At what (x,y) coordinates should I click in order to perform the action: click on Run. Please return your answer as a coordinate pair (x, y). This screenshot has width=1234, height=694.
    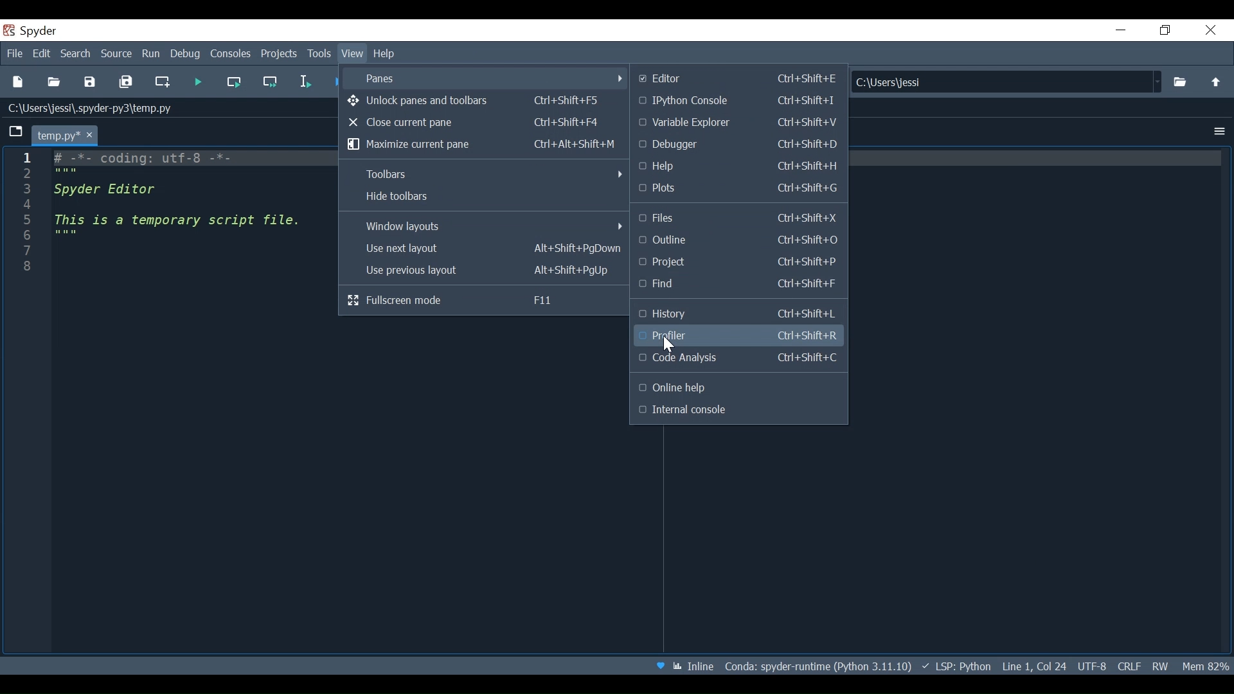
    Looking at the image, I should click on (197, 83).